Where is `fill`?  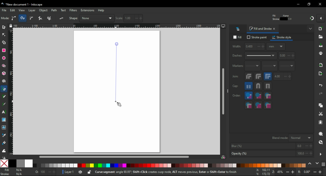 fill is located at coordinates (238, 37).